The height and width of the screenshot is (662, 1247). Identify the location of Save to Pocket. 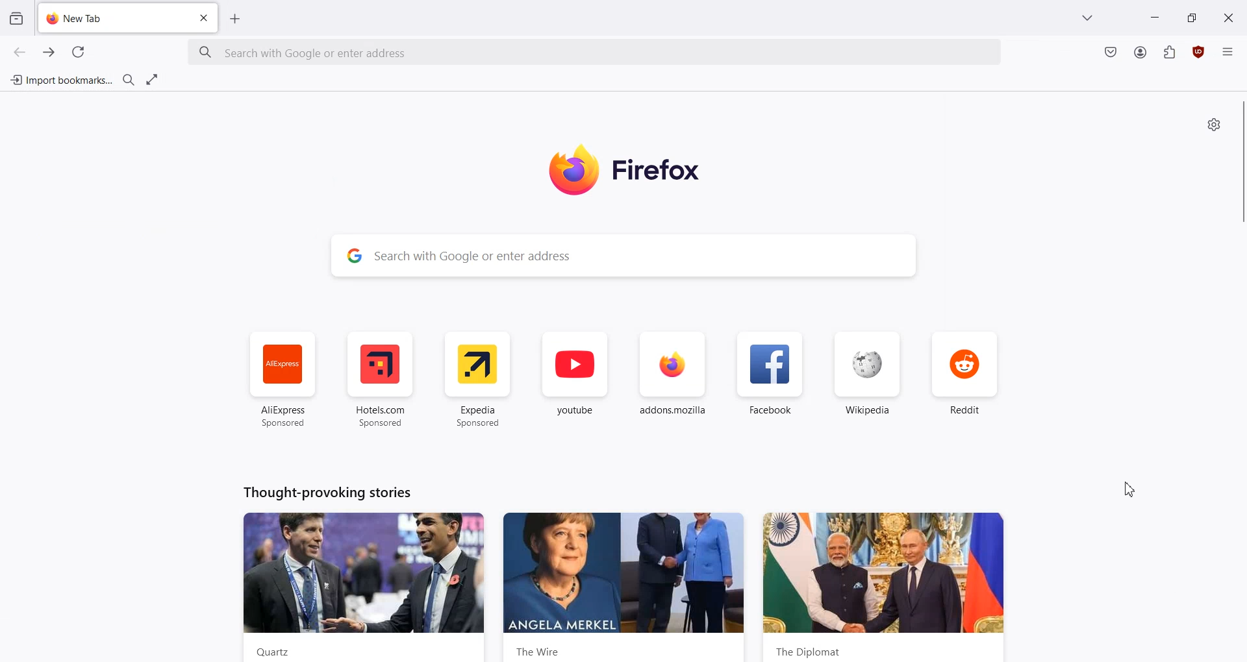
(1110, 52).